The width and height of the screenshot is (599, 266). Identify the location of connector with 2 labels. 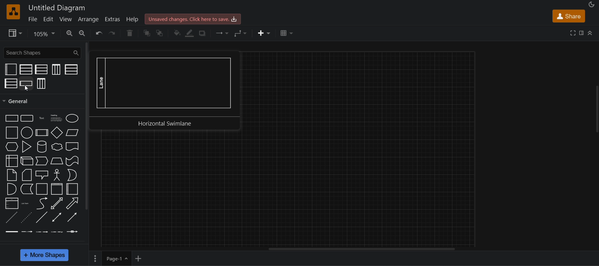
(42, 232).